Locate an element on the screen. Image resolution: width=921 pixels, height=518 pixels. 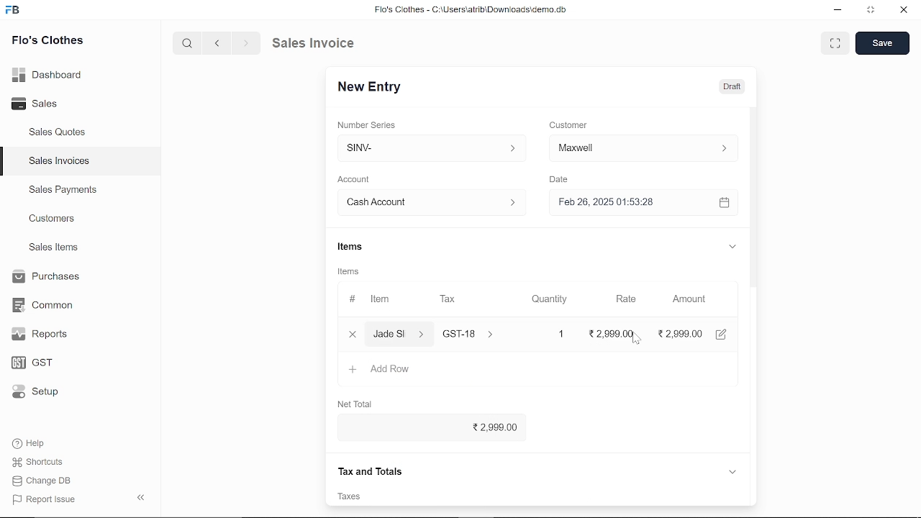
expand is located at coordinates (732, 471).